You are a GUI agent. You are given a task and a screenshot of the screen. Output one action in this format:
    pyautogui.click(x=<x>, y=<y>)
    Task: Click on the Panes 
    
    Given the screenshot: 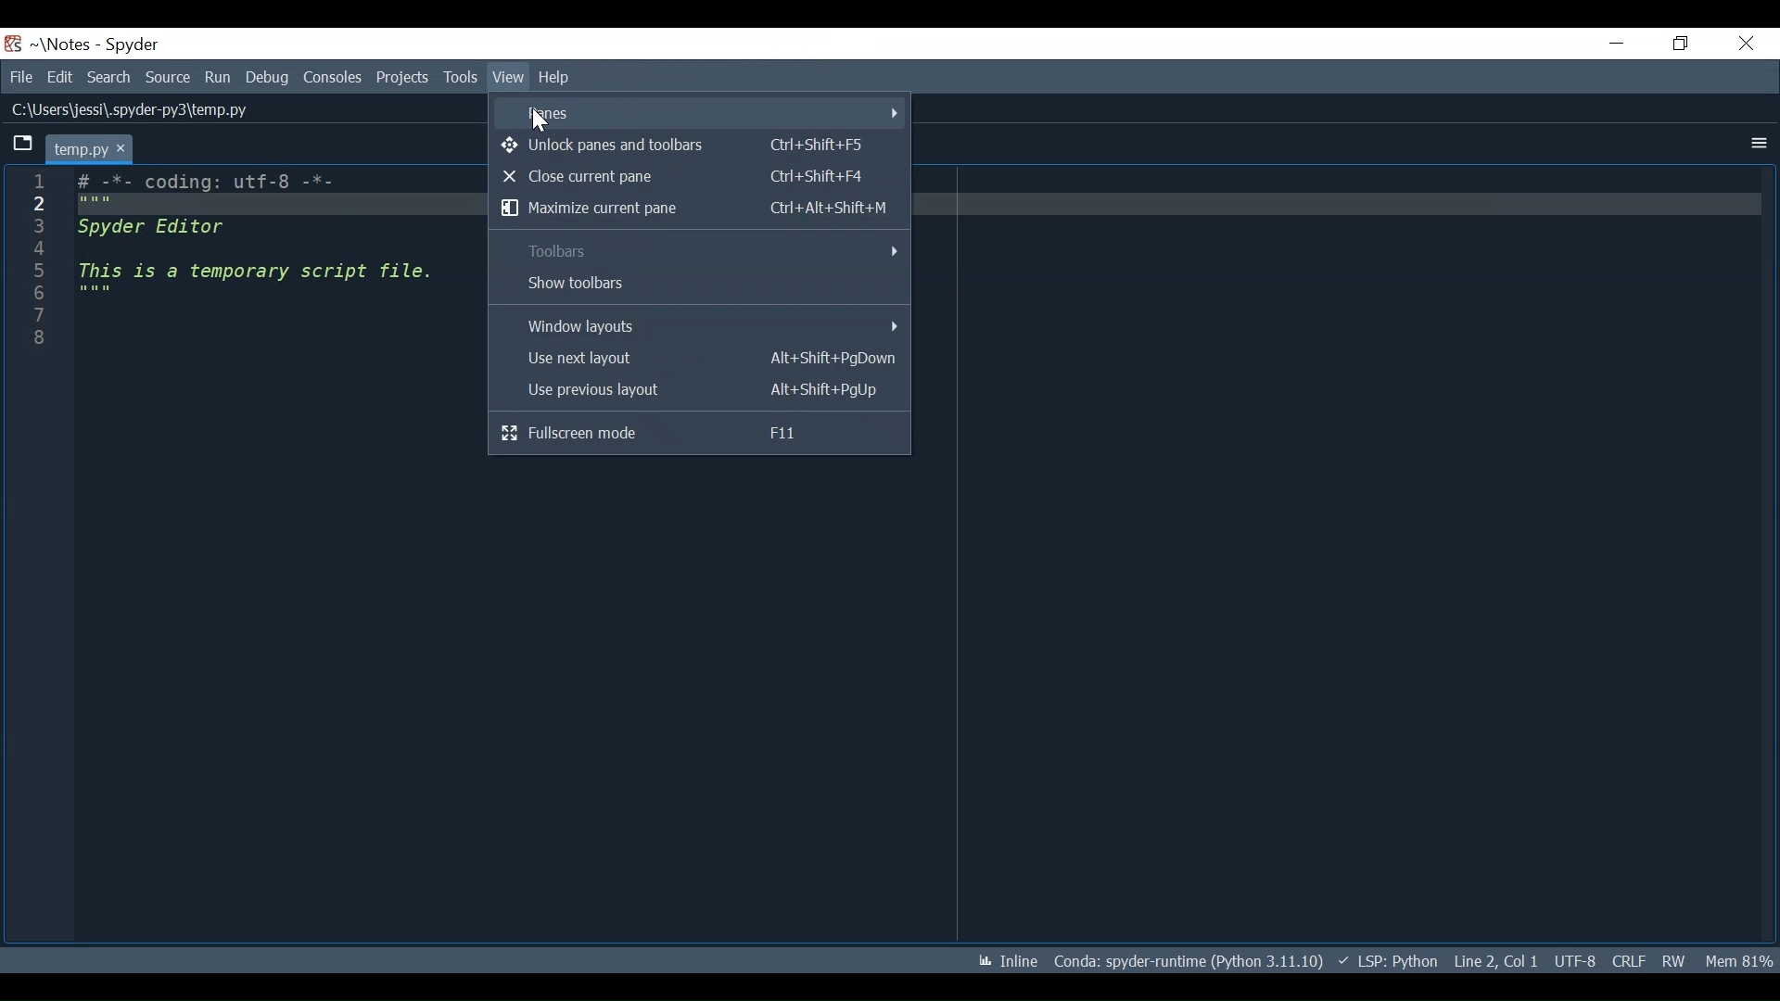 What is the action you would take?
    pyautogui.click(x=707, y=114)
    